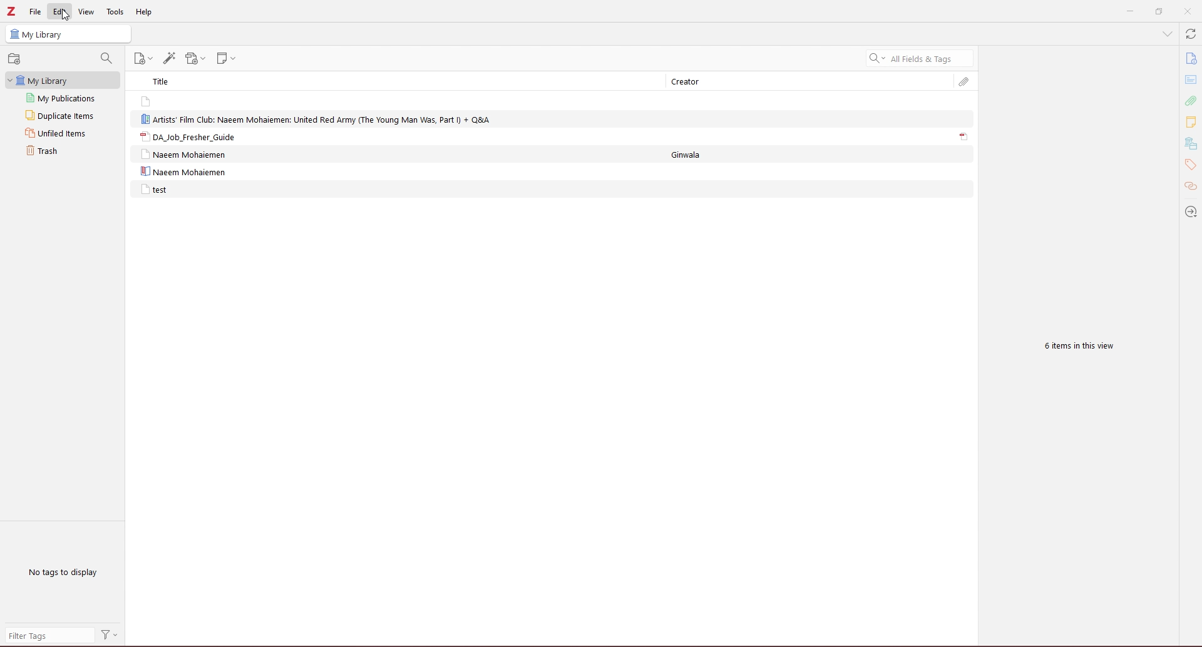 This screenshot has height=647, width=1202. Describe the element at coordinates (964, 82) in the screenshot. I see `attachment` at that location.